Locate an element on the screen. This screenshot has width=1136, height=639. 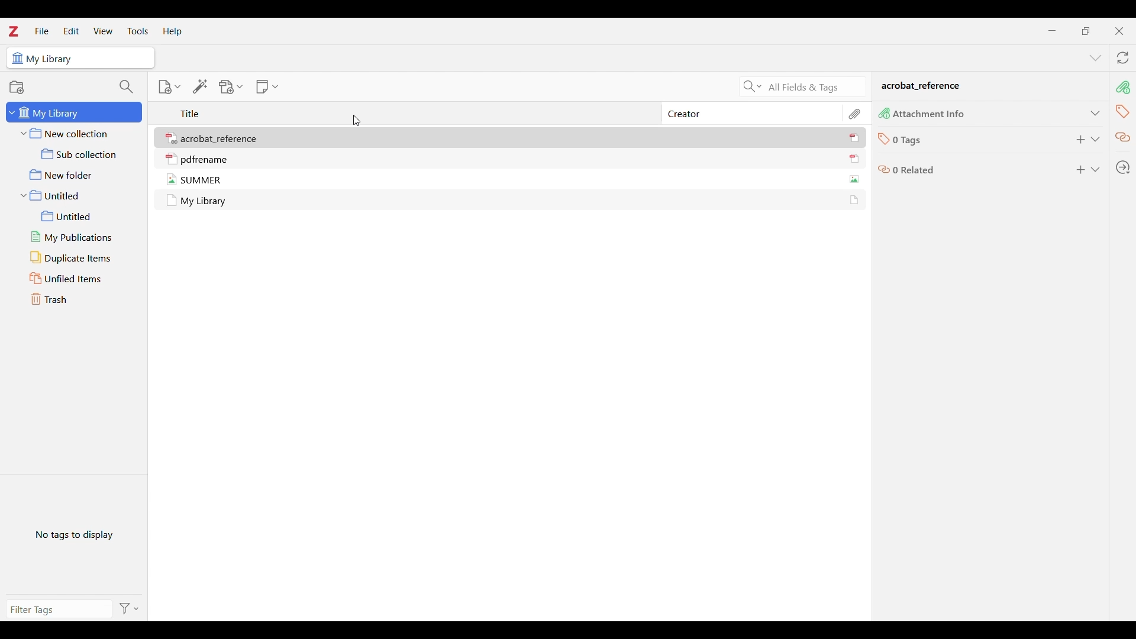
Related is located at coordinates (1123, 138).